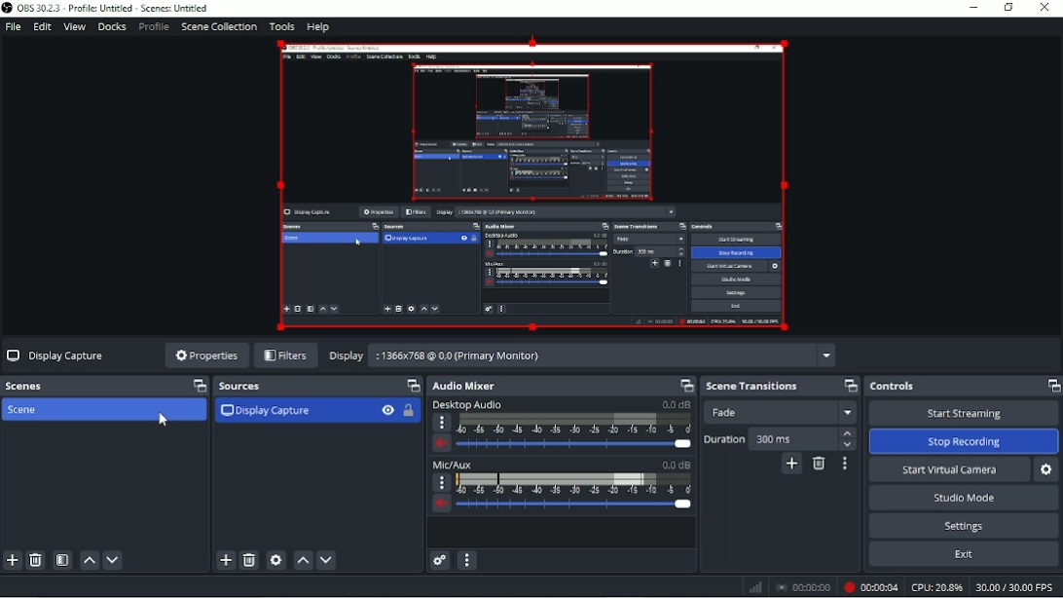 The image size is (1063, 598). Describe the element at coordinates (411, 386) in the screenshot. I see `Maximize` at that location.